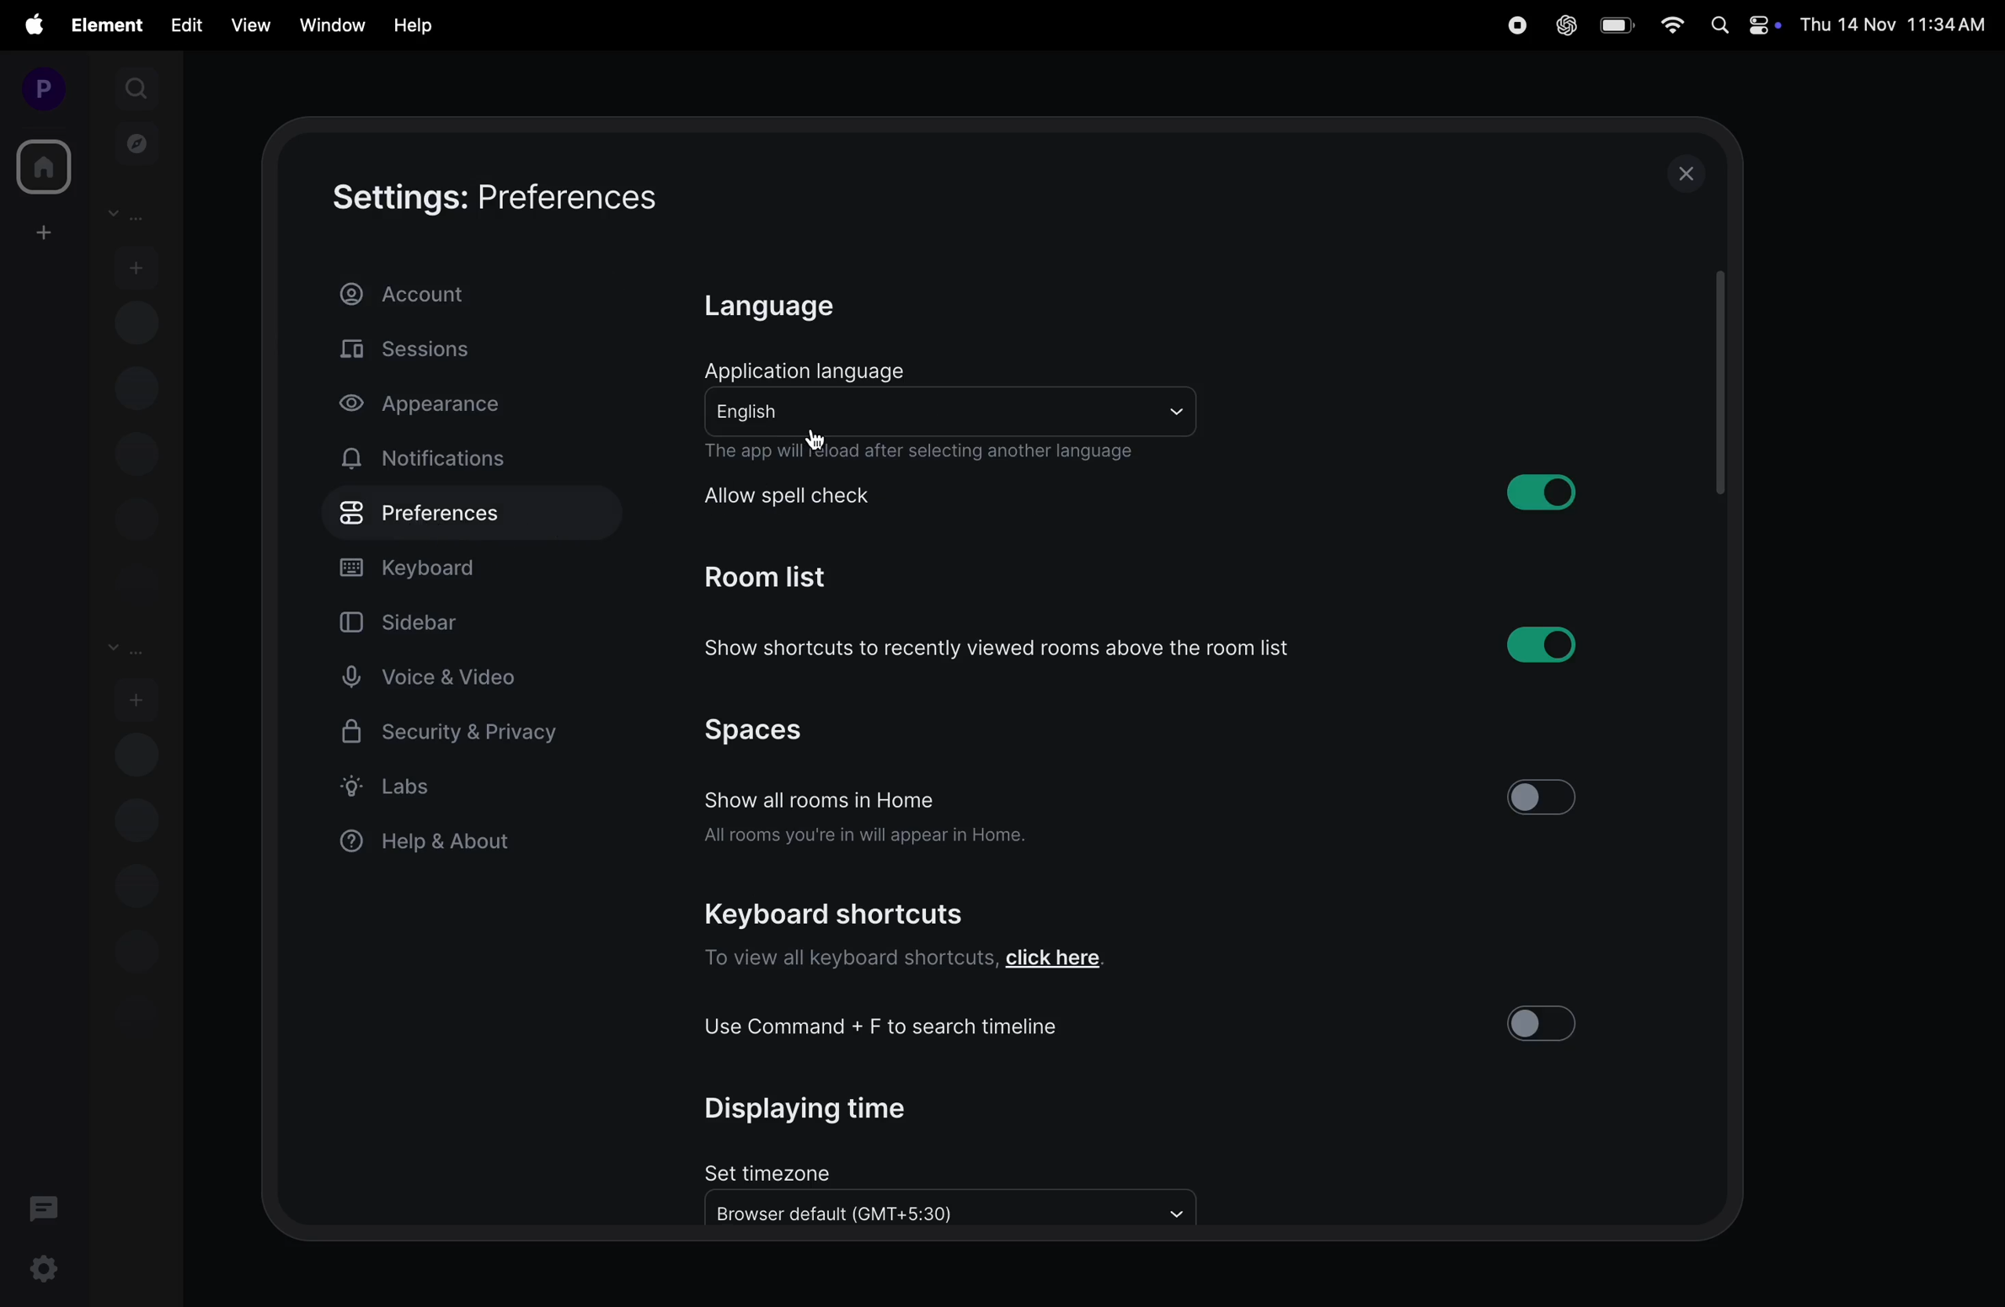 The width and height of the screenshot is (2005, 1307). What do you see at coordinates (1614, 25) in the screenshot?
I see `battery` at bounding box center [1614, 25].